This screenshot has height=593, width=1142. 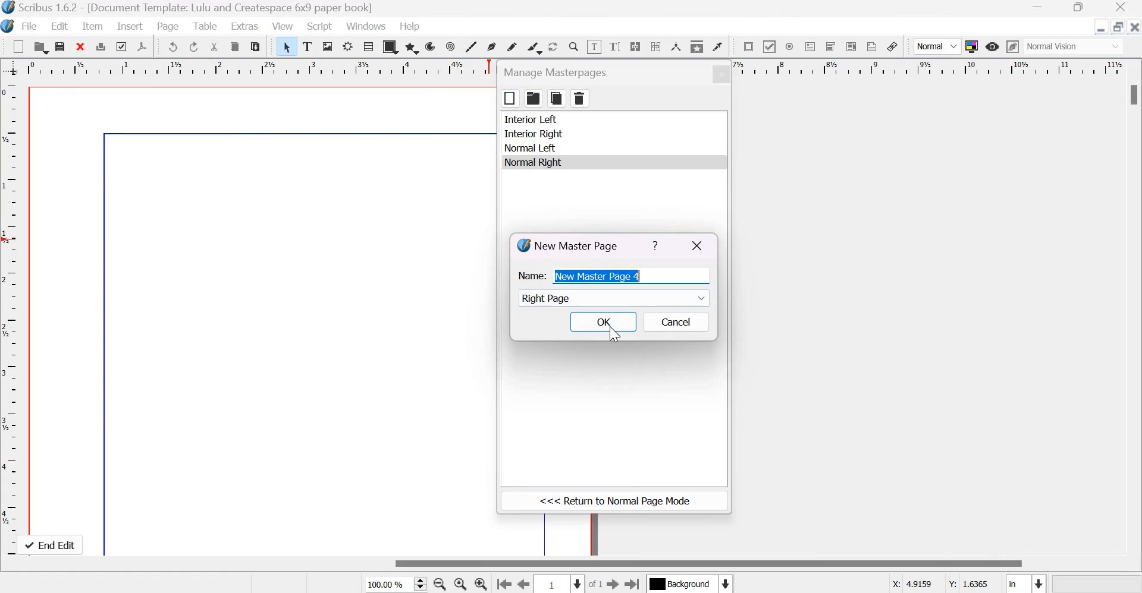 What do you see at coordinates (61, 25) in the screenshot?
I see `Edit` at bounding box center [61, 25].